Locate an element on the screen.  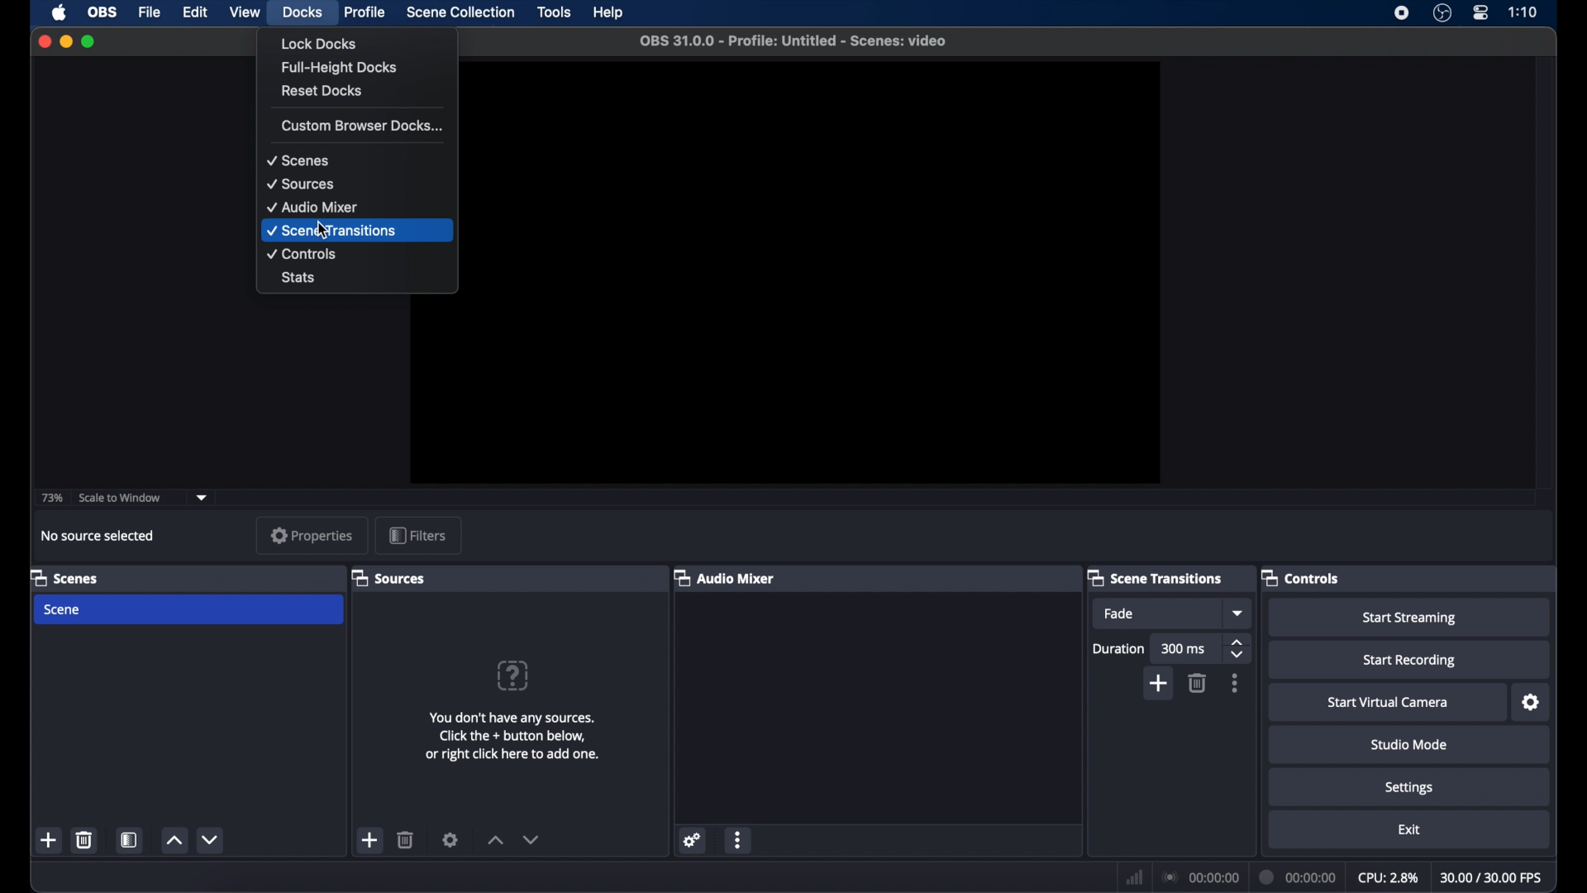
decrement is located at coordinates (212, 839).